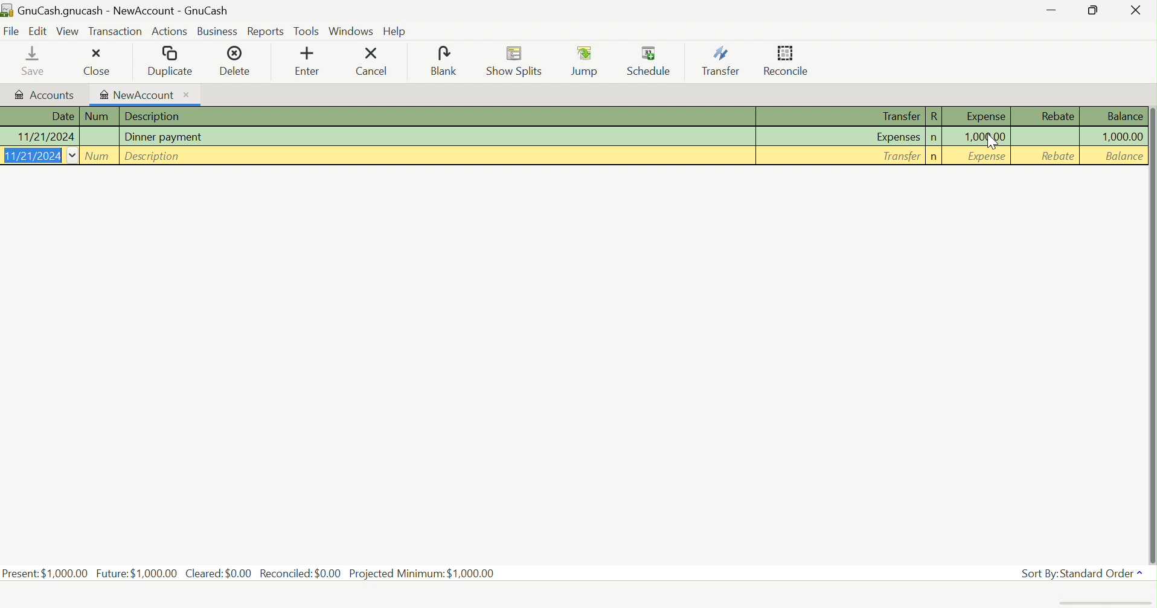 The image size is (1157, 608). What do you see at coordinates (144, 94) in the screenshot?
I see `NewAccount` at bounding box center [144, 94].